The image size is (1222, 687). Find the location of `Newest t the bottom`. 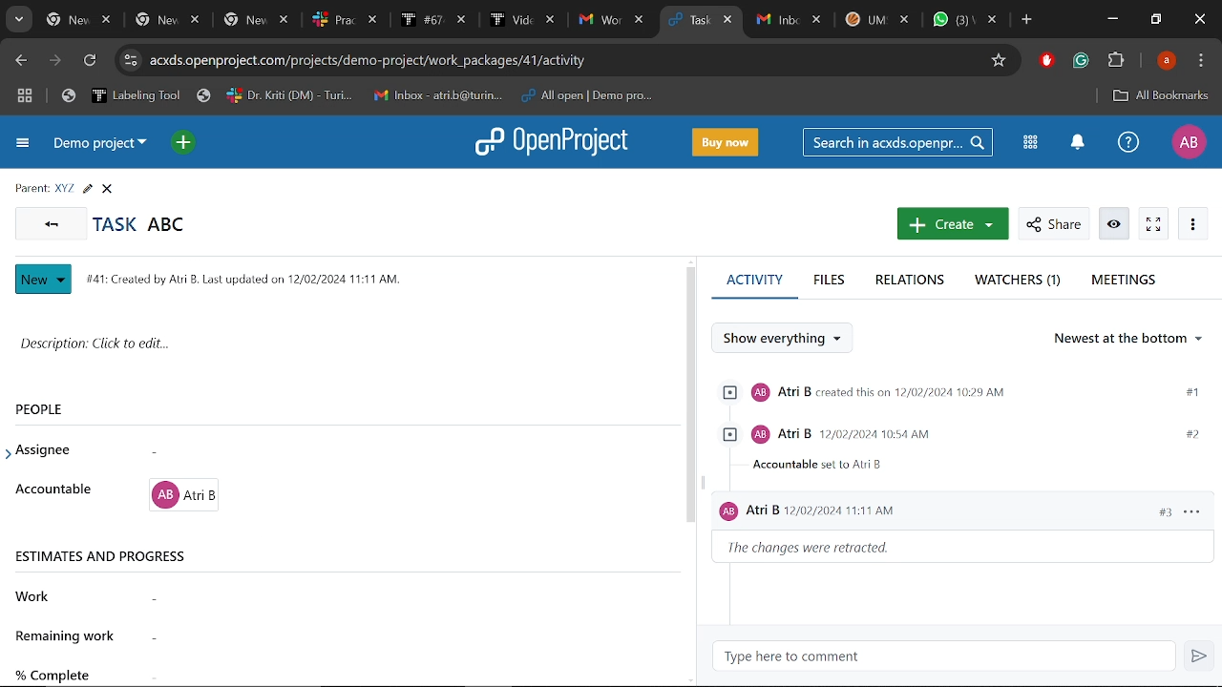

Newest t the bottom is located at coordinates (1129, 343).